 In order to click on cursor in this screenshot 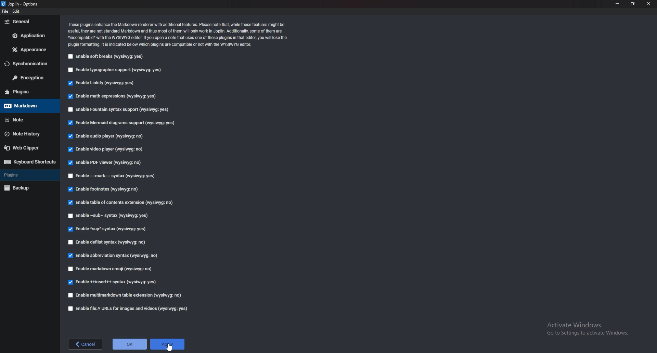, I will do `click(169, 347)`.